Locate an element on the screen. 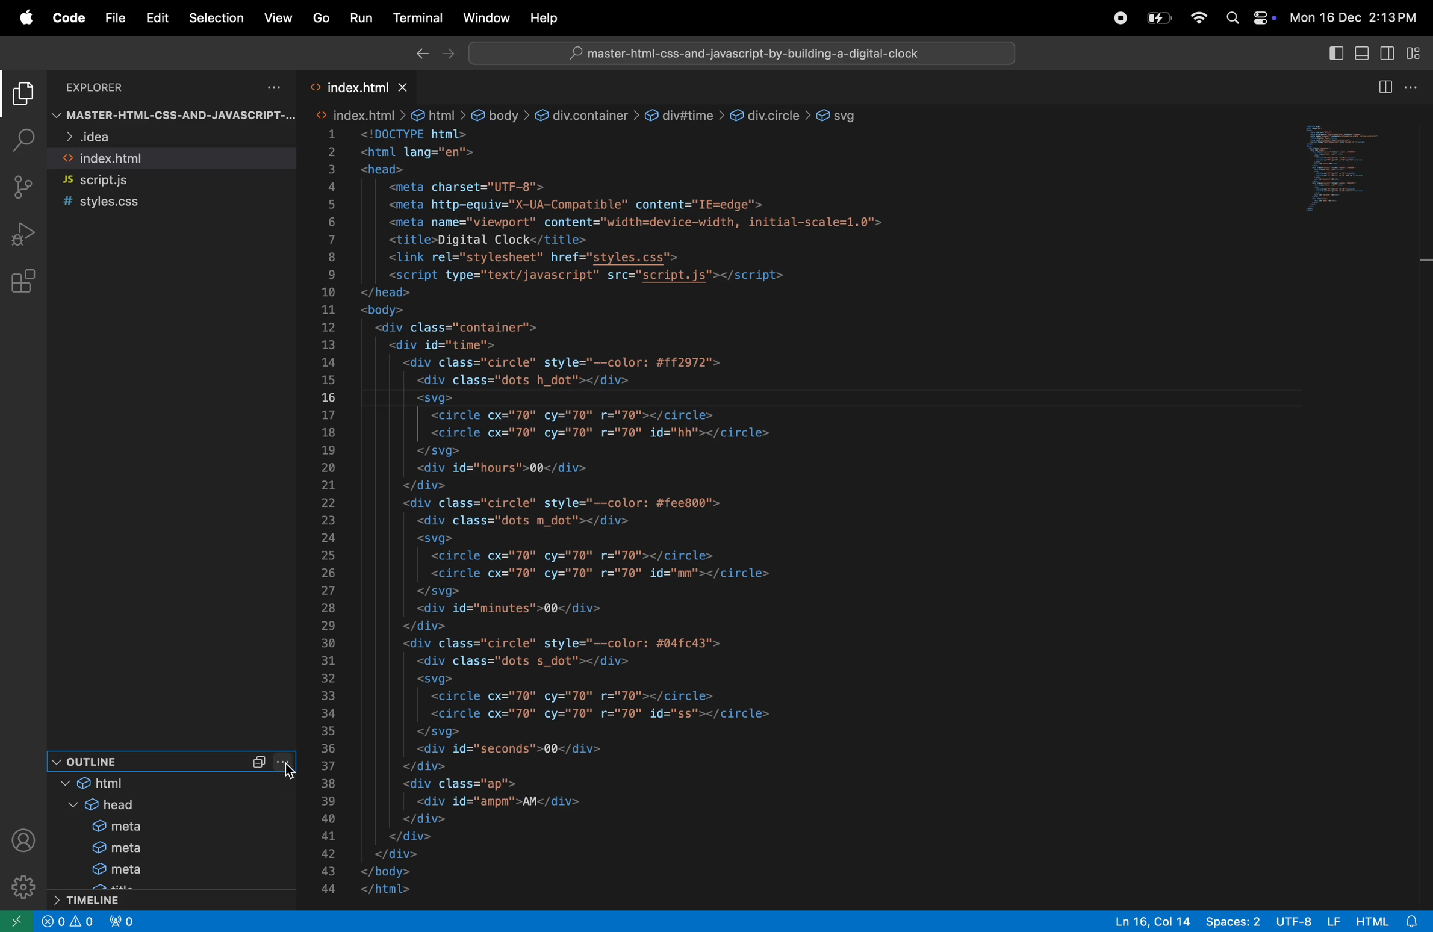  settings is located at coordinates (22, 886).